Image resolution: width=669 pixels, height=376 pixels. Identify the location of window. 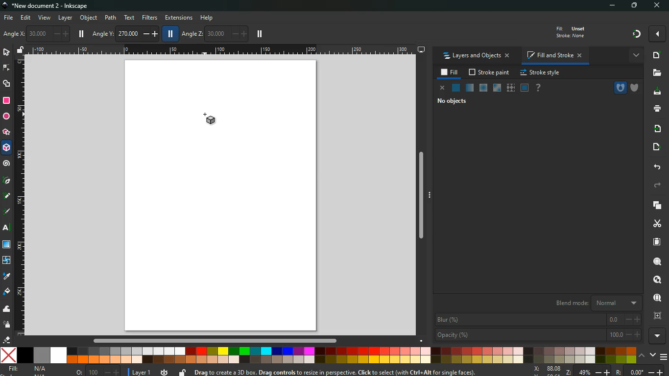
(7, 245).